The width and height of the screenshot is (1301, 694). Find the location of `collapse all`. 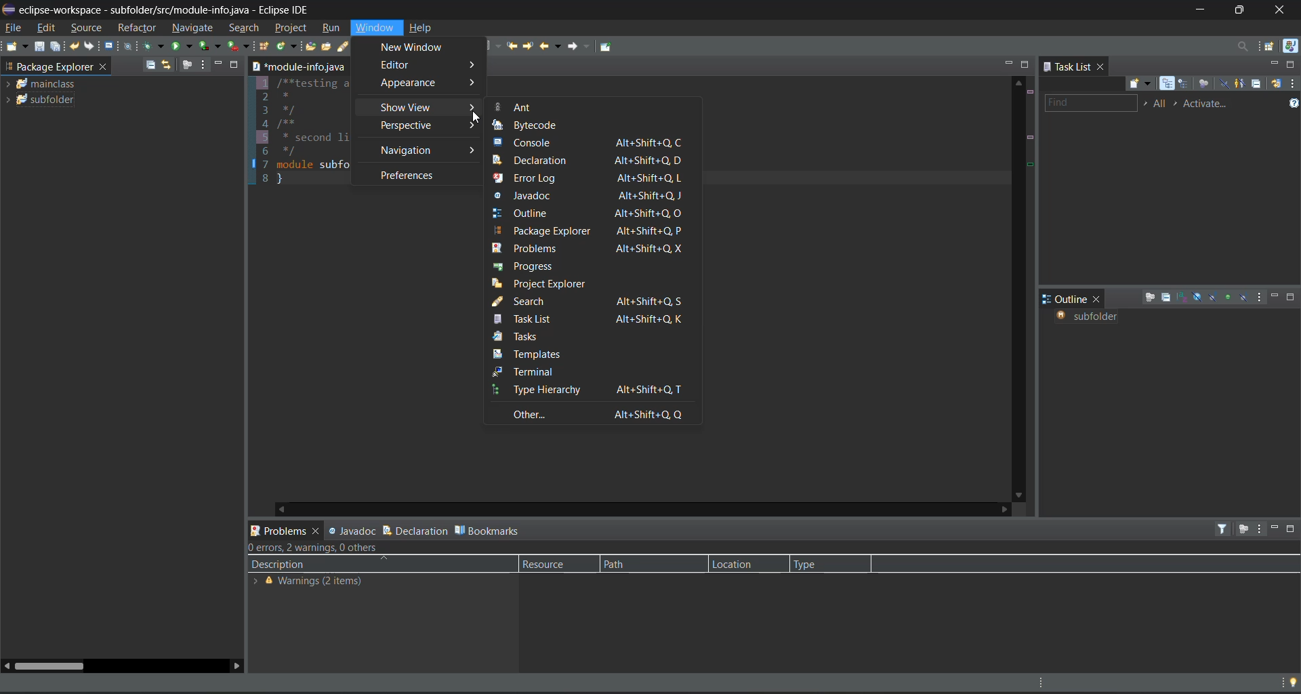

collapse all is located at coordinates (152, 64).